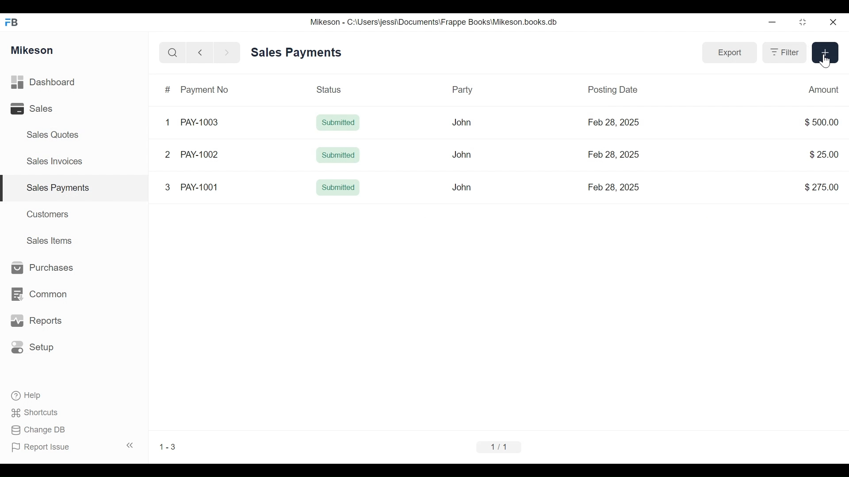 This screenshot has width=849, height=477. Describe the element at coordinates (435, 22) in the screenshot. I see `Mikeson - C:\Users\jessi\Documents\Frappe Books\Mikeson.books.db` at that location.